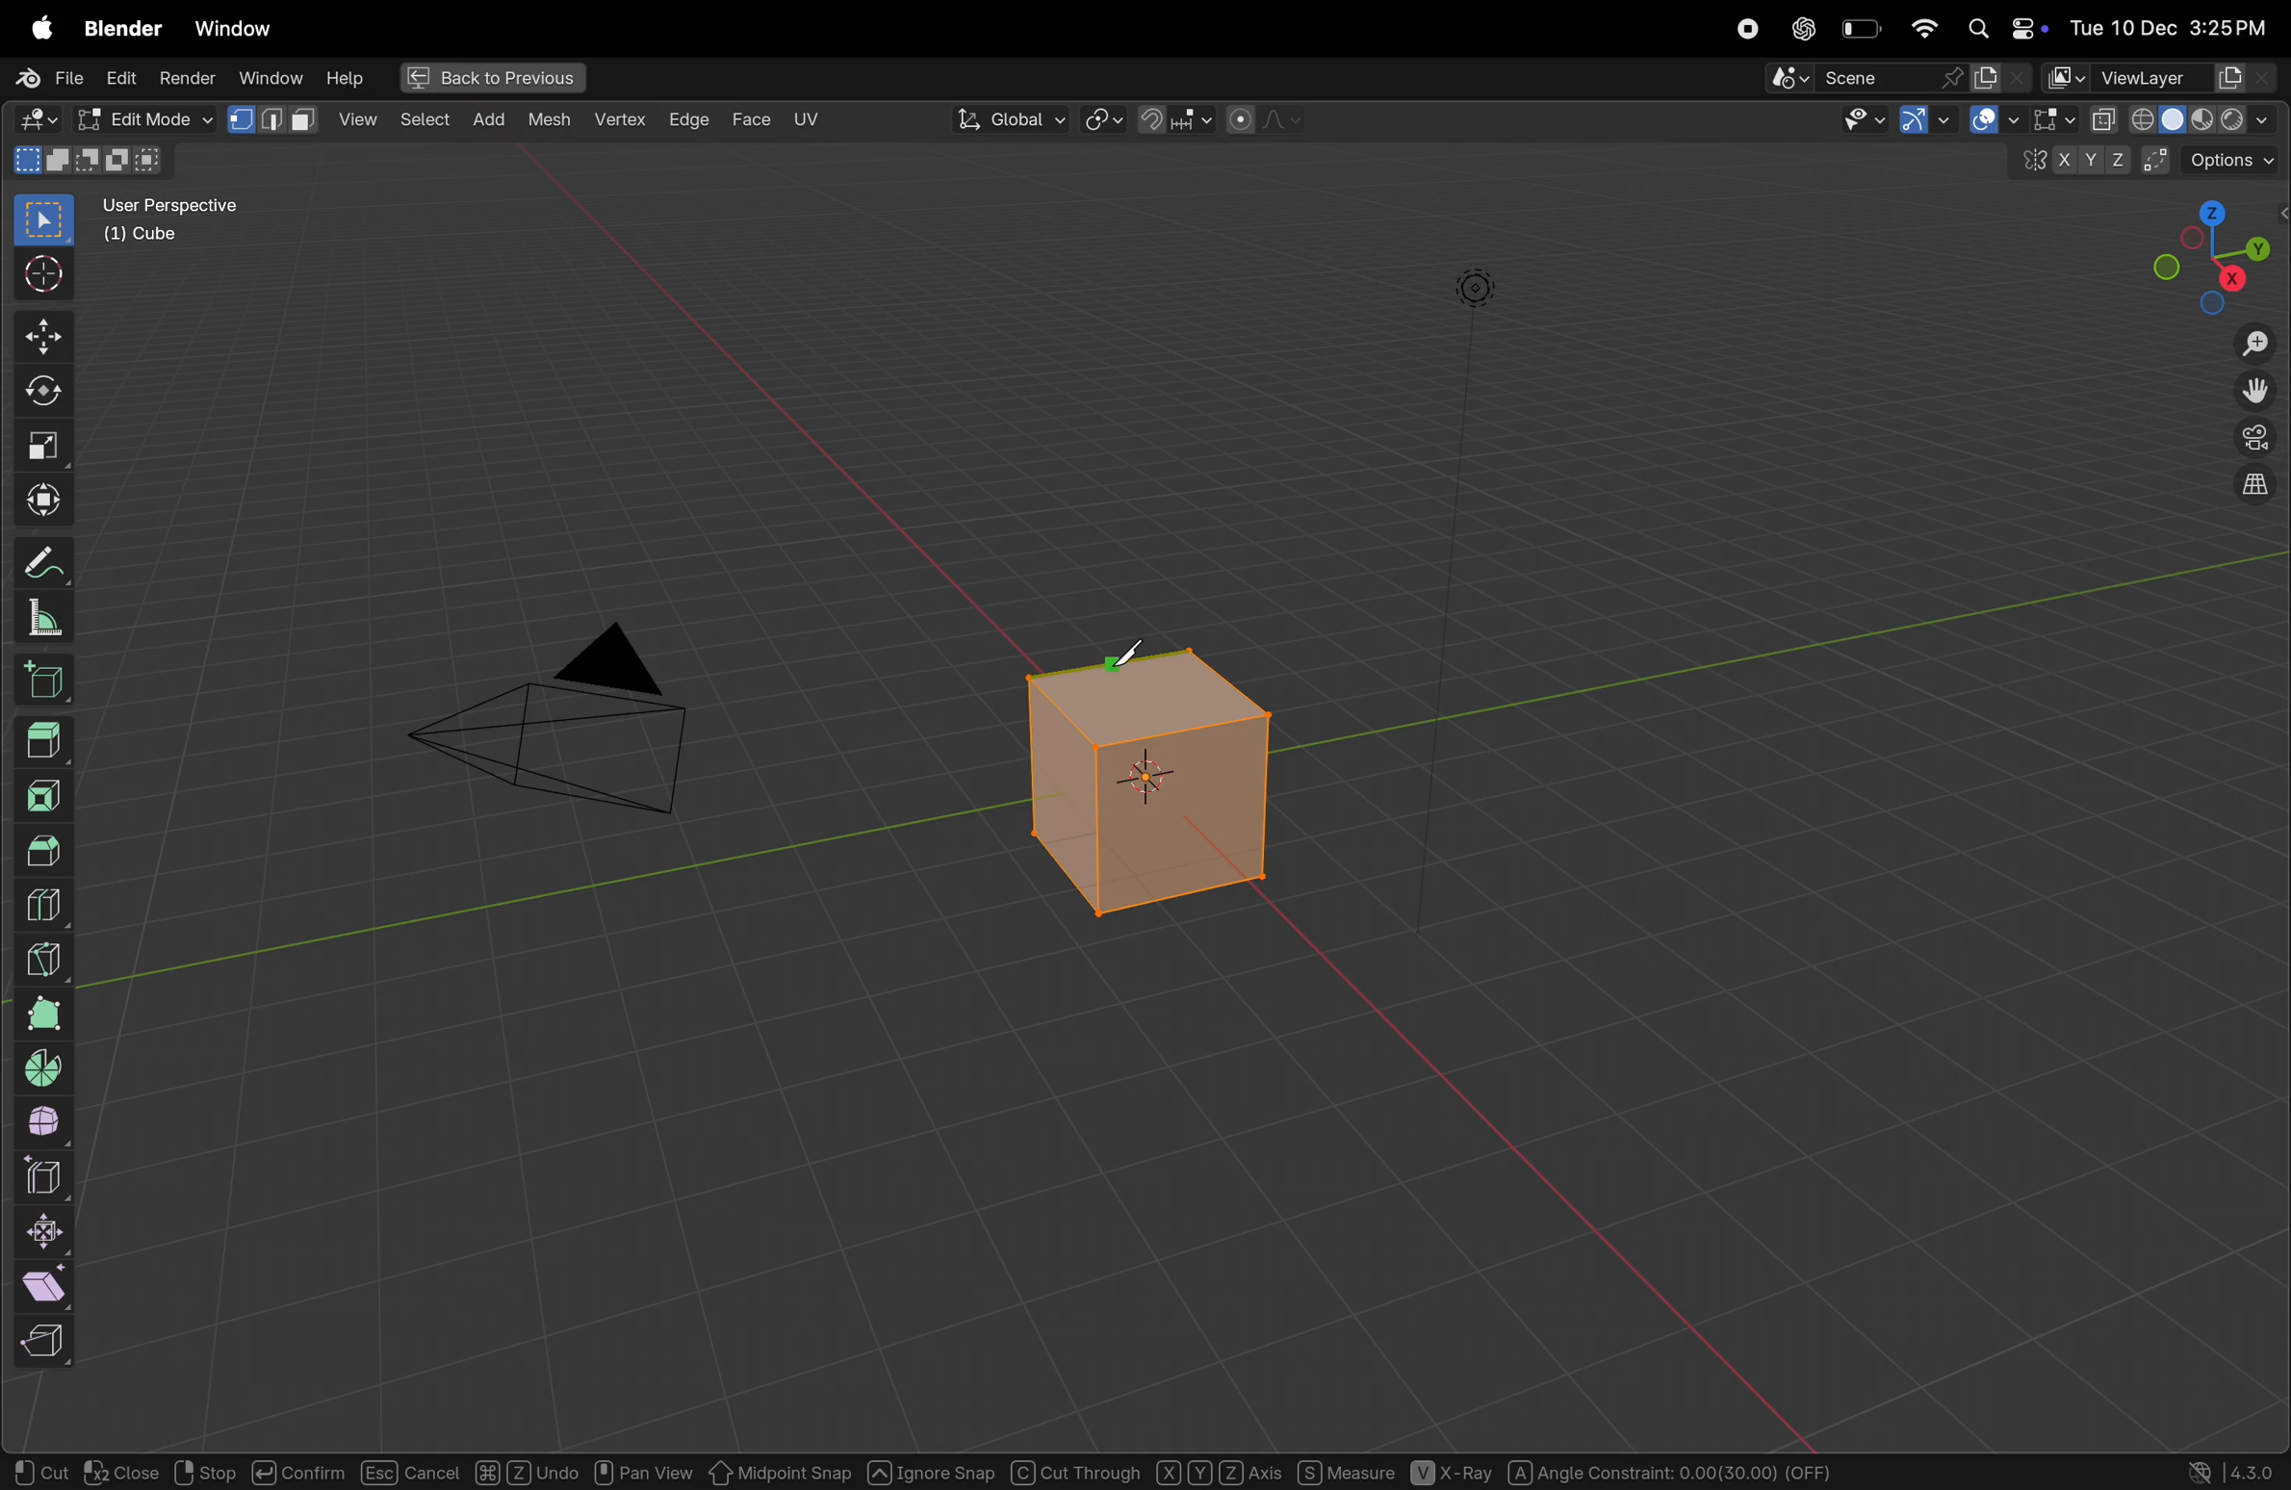  I want to click on Angle Constraint: 0.00(30.00) (OFF), so click(1670, 1470).